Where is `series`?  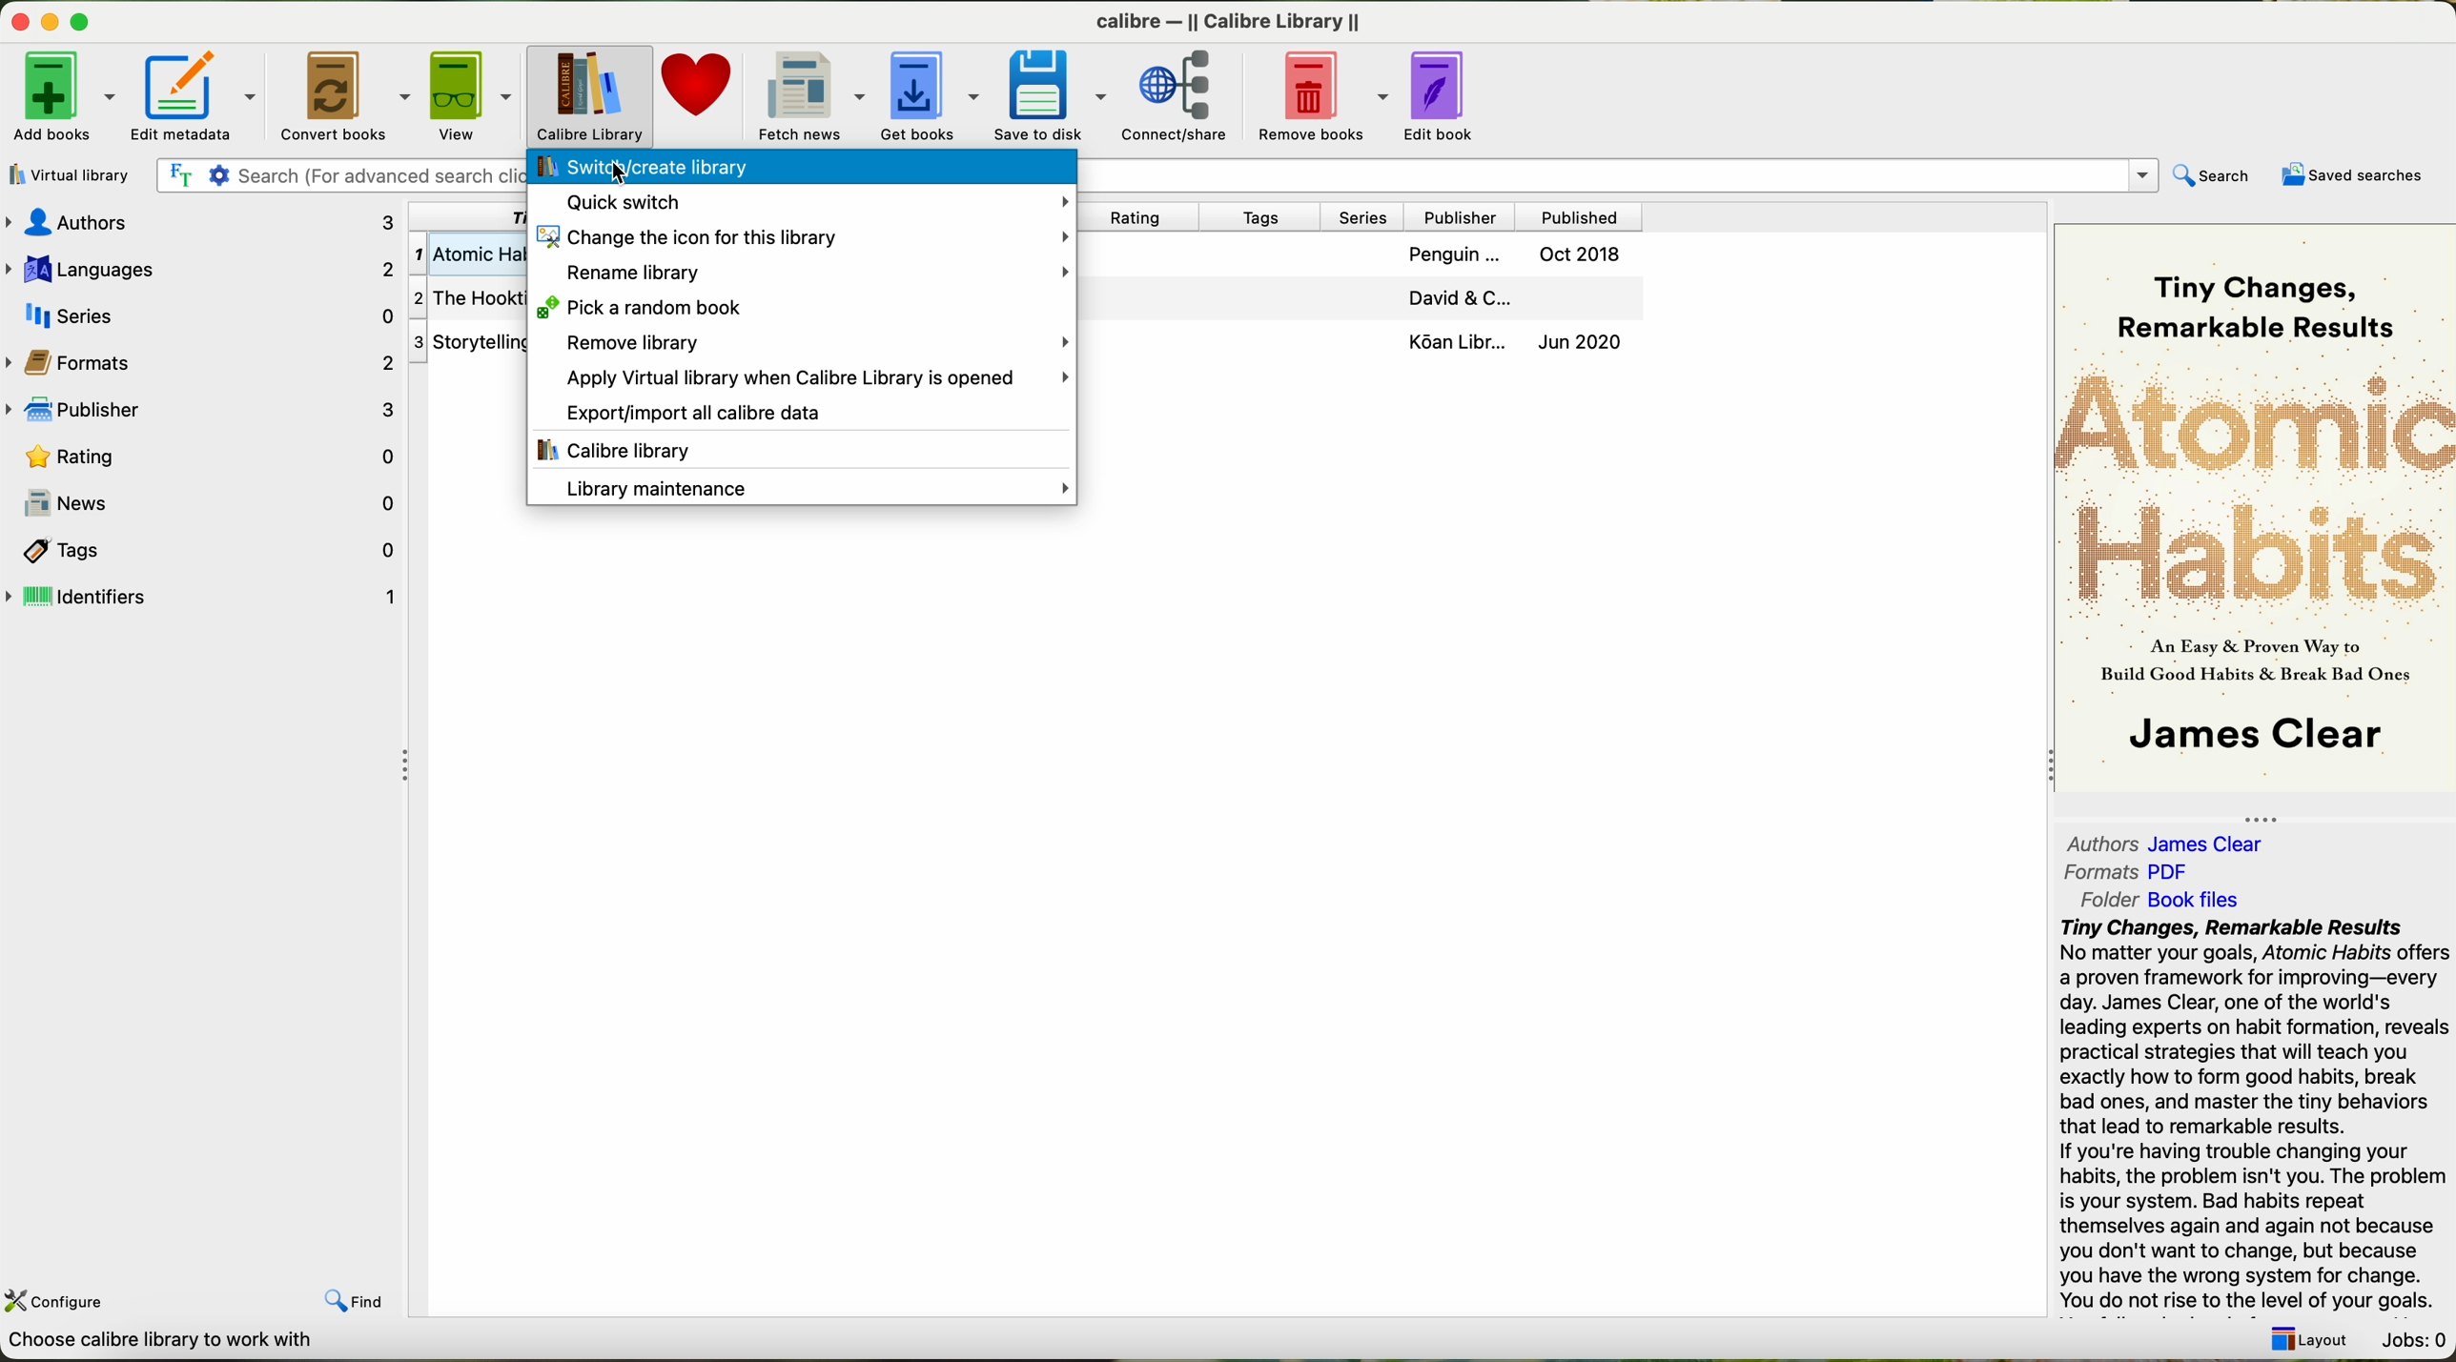
series is located at coordinates (203, 315).